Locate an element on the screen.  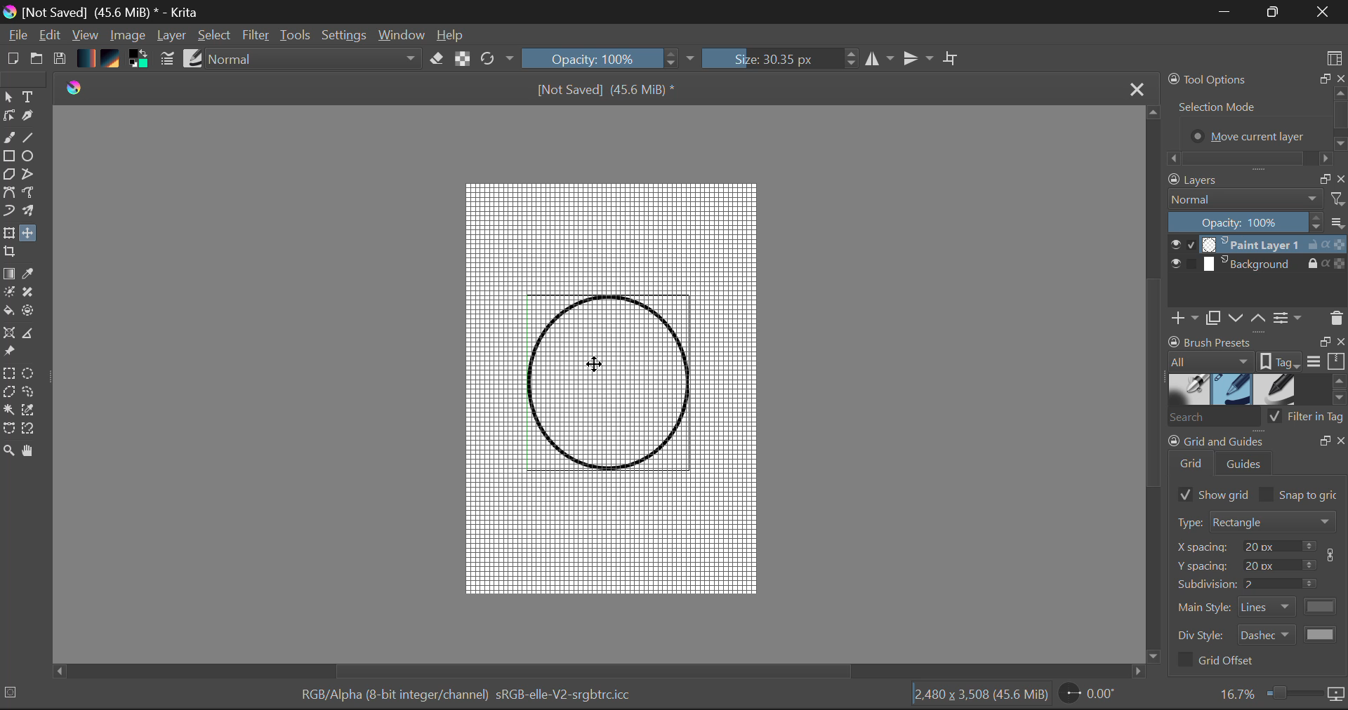
Edit is located at coordinates (51, 36).